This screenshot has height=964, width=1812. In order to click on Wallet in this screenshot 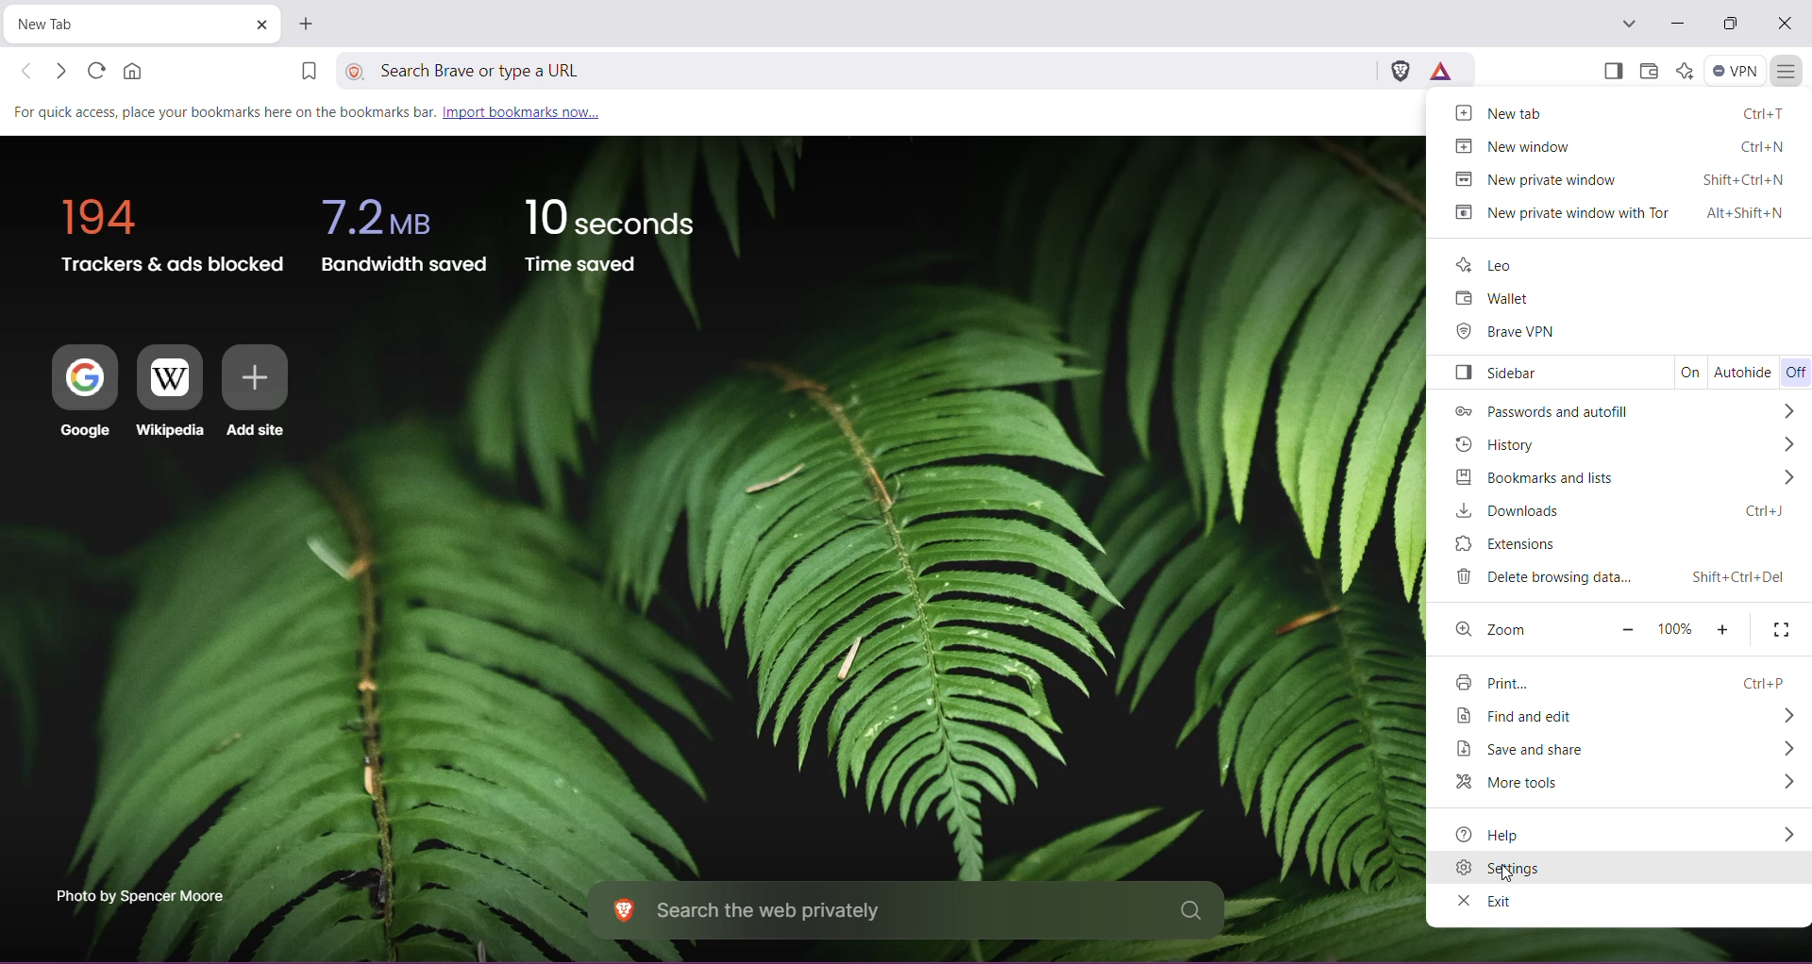, I will do `click(1648, 72)`.